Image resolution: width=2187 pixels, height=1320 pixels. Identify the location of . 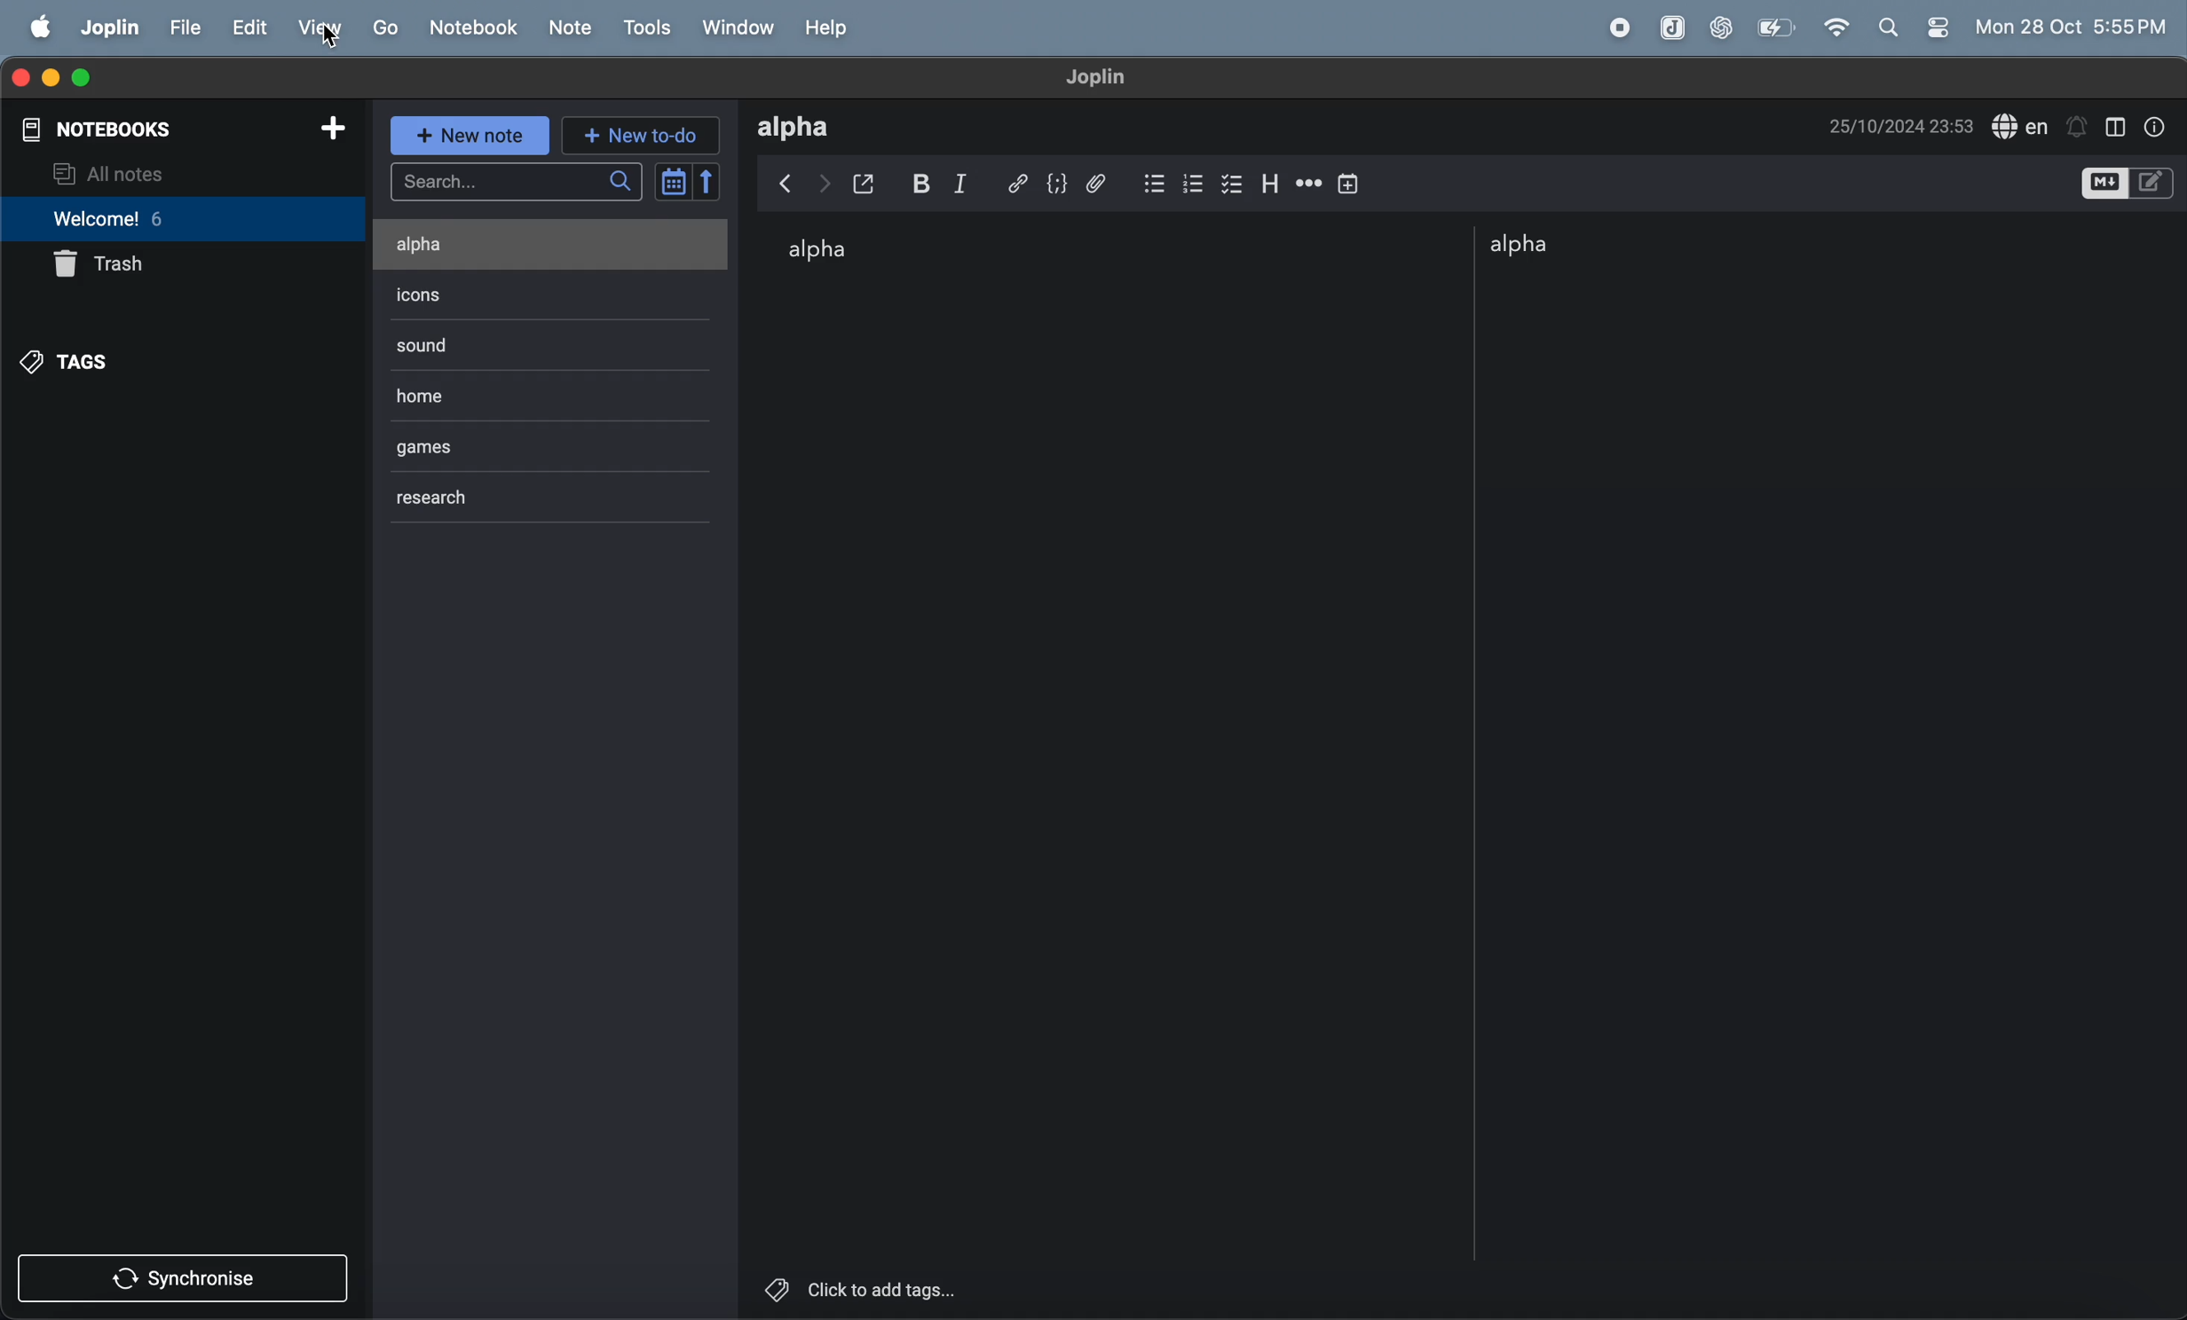
(928, 183).